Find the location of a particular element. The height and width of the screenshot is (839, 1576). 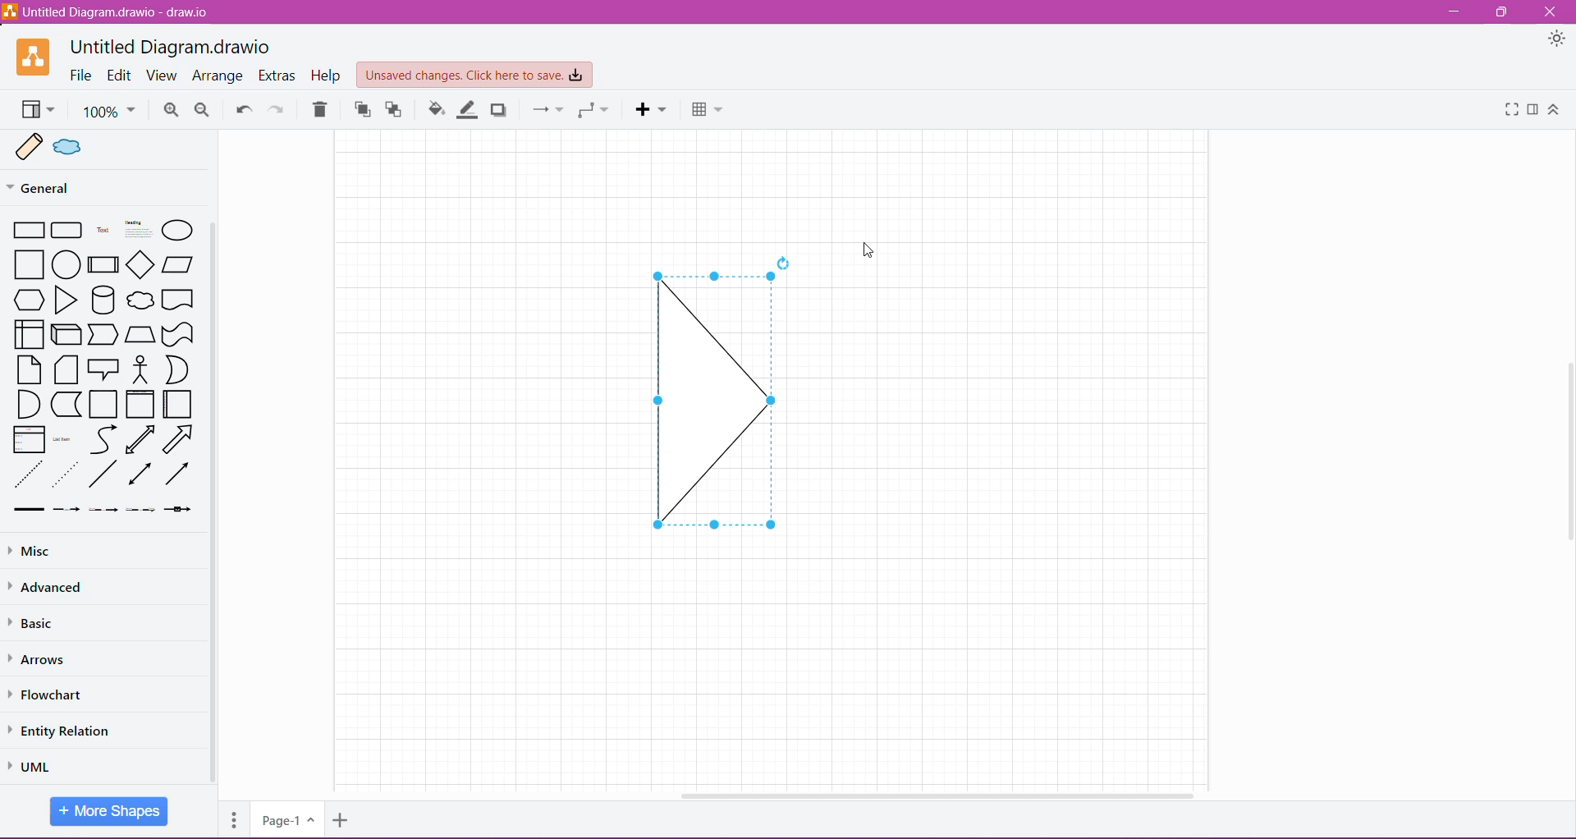

View is located at coordinates (36, 110).